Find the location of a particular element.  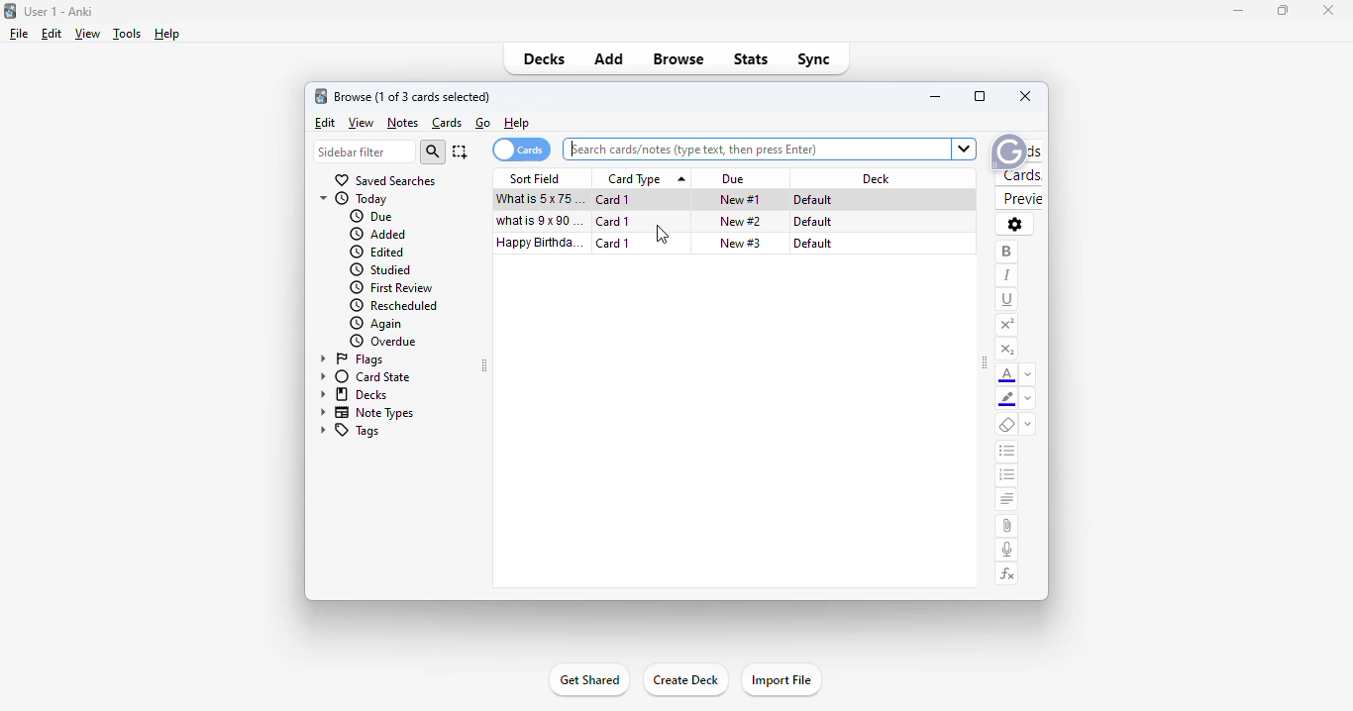

remove color is located at coordinates (1028, 400).